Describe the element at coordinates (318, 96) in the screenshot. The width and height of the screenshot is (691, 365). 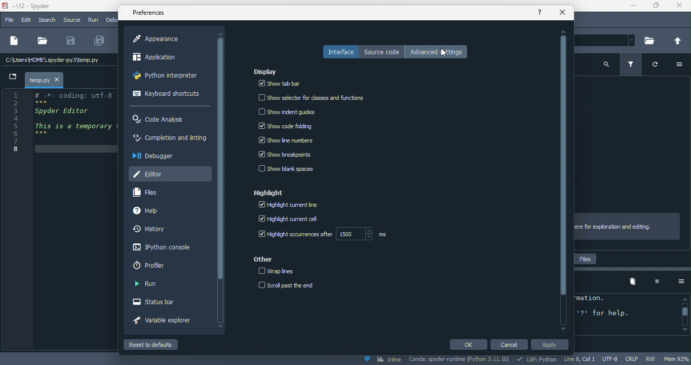
I see `show selector for classes and functions` at that location.